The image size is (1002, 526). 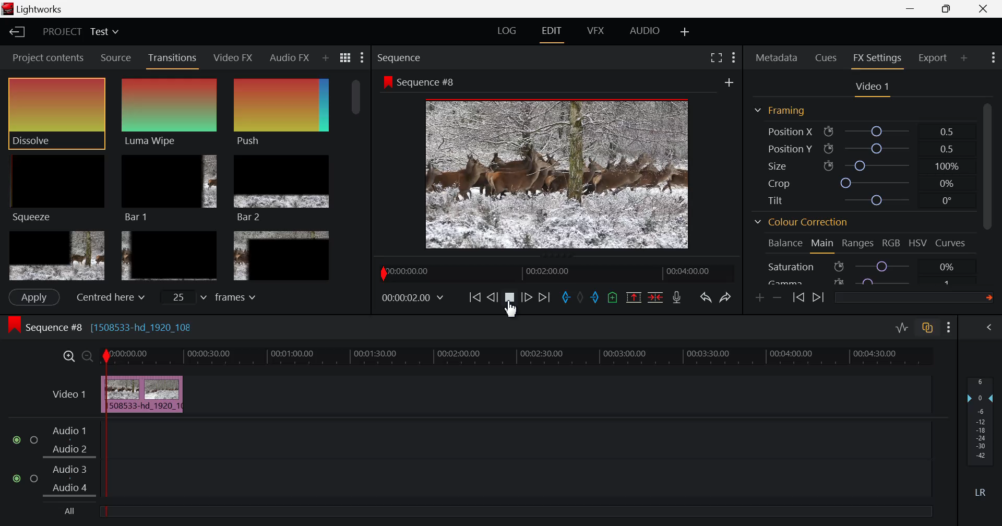 I want to click on Add panel, so click(x=964, y=59).